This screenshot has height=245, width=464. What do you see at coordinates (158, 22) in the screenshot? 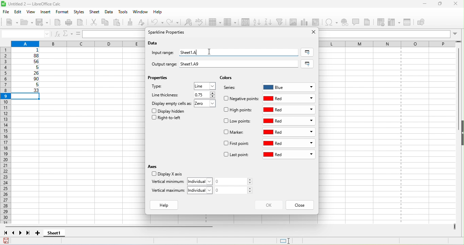
I see `undo` at bounding box center [158, 22].